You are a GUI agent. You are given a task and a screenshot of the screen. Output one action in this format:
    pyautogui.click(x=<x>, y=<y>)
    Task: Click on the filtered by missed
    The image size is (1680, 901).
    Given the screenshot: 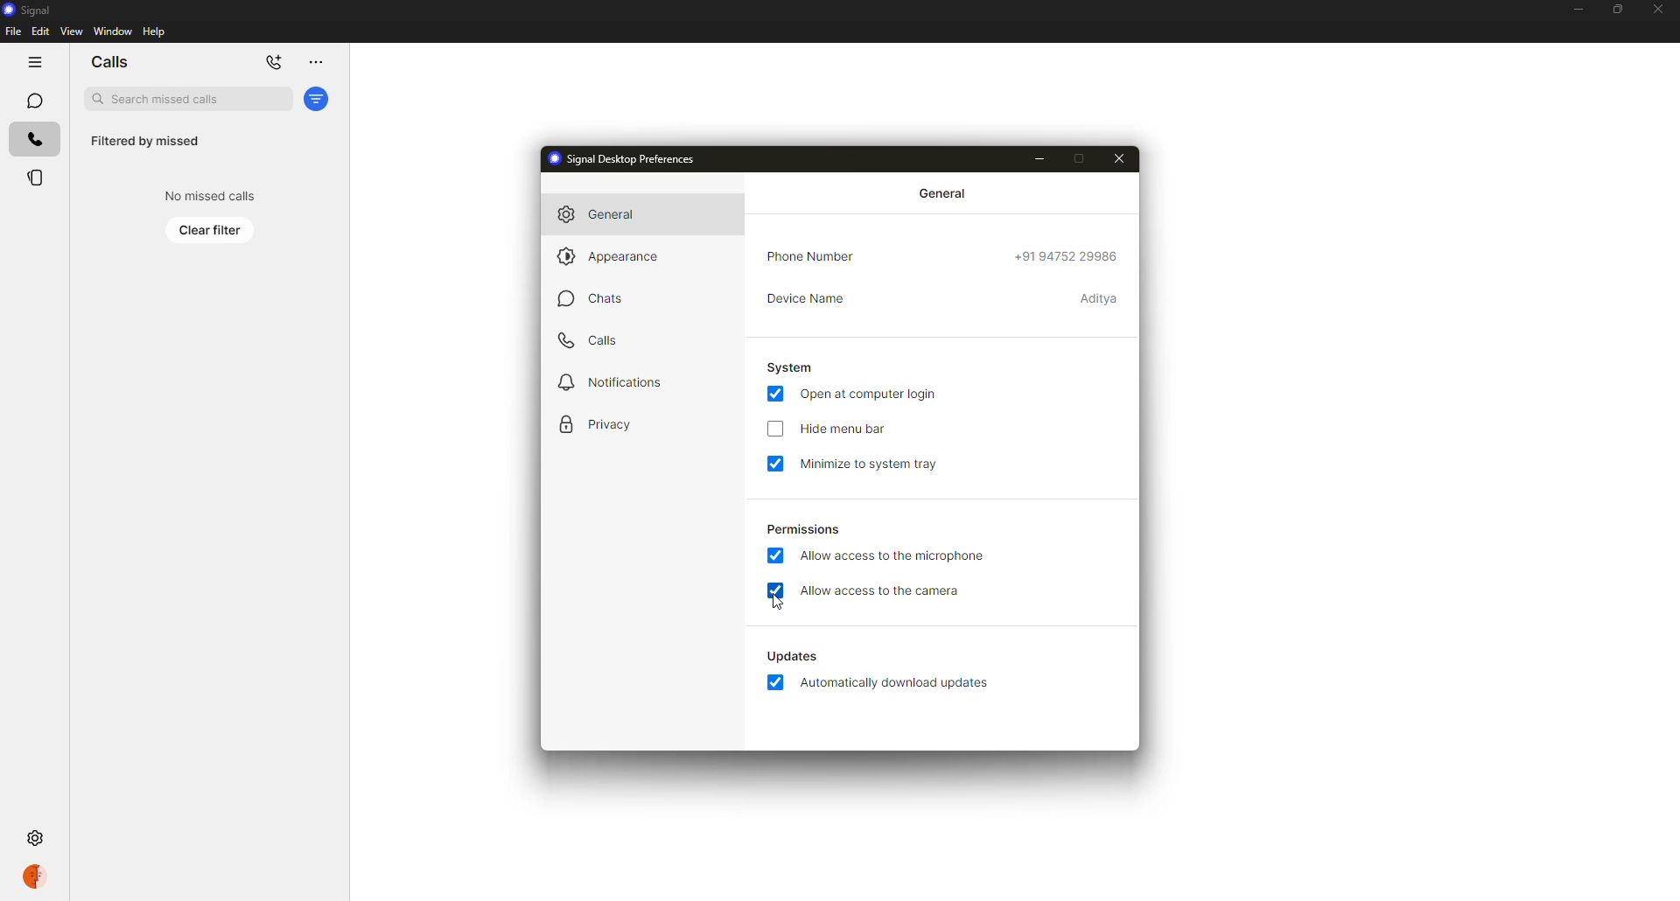 What is the action you would take?
    pyautogui.click(x=145, y=142)
    